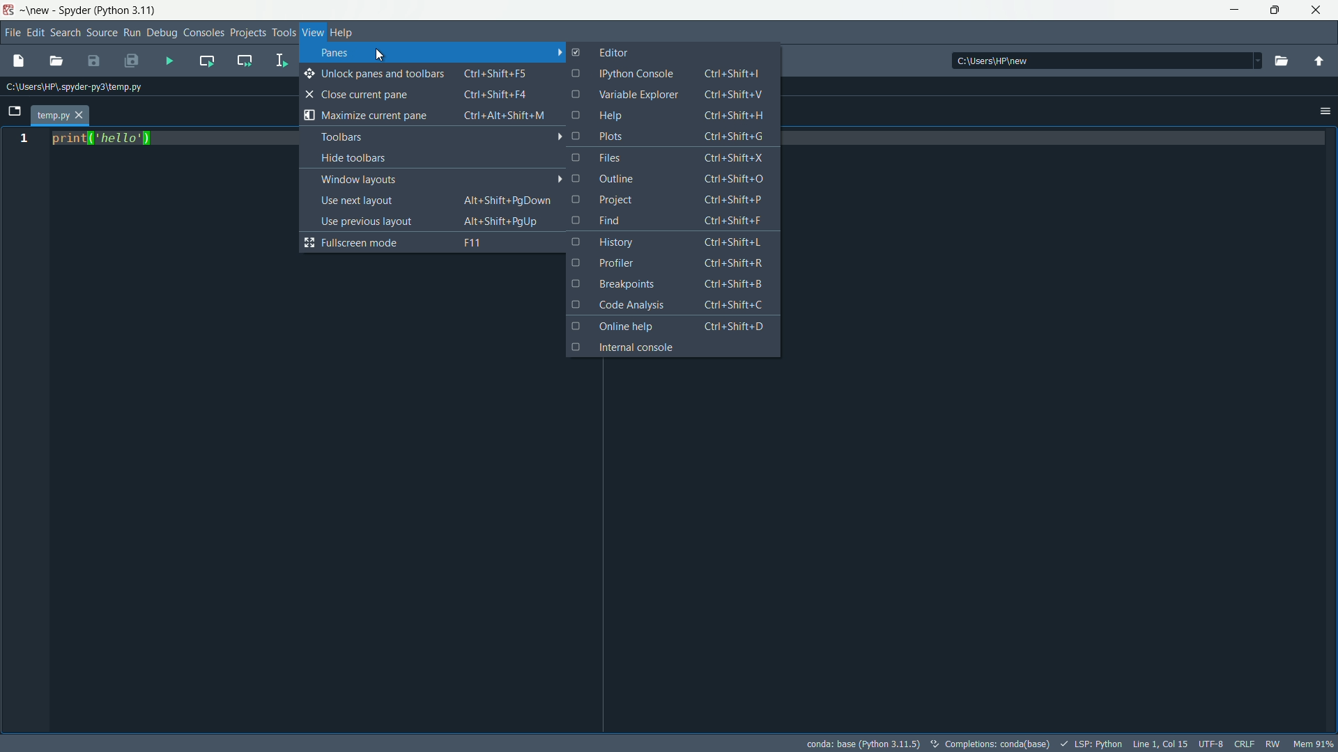 The height and width of the screenshot is (752, 1338). Describe the element at coordinates (864, 744) in the screenshot. I see `conda: base (python 3.11.5)` at that location.